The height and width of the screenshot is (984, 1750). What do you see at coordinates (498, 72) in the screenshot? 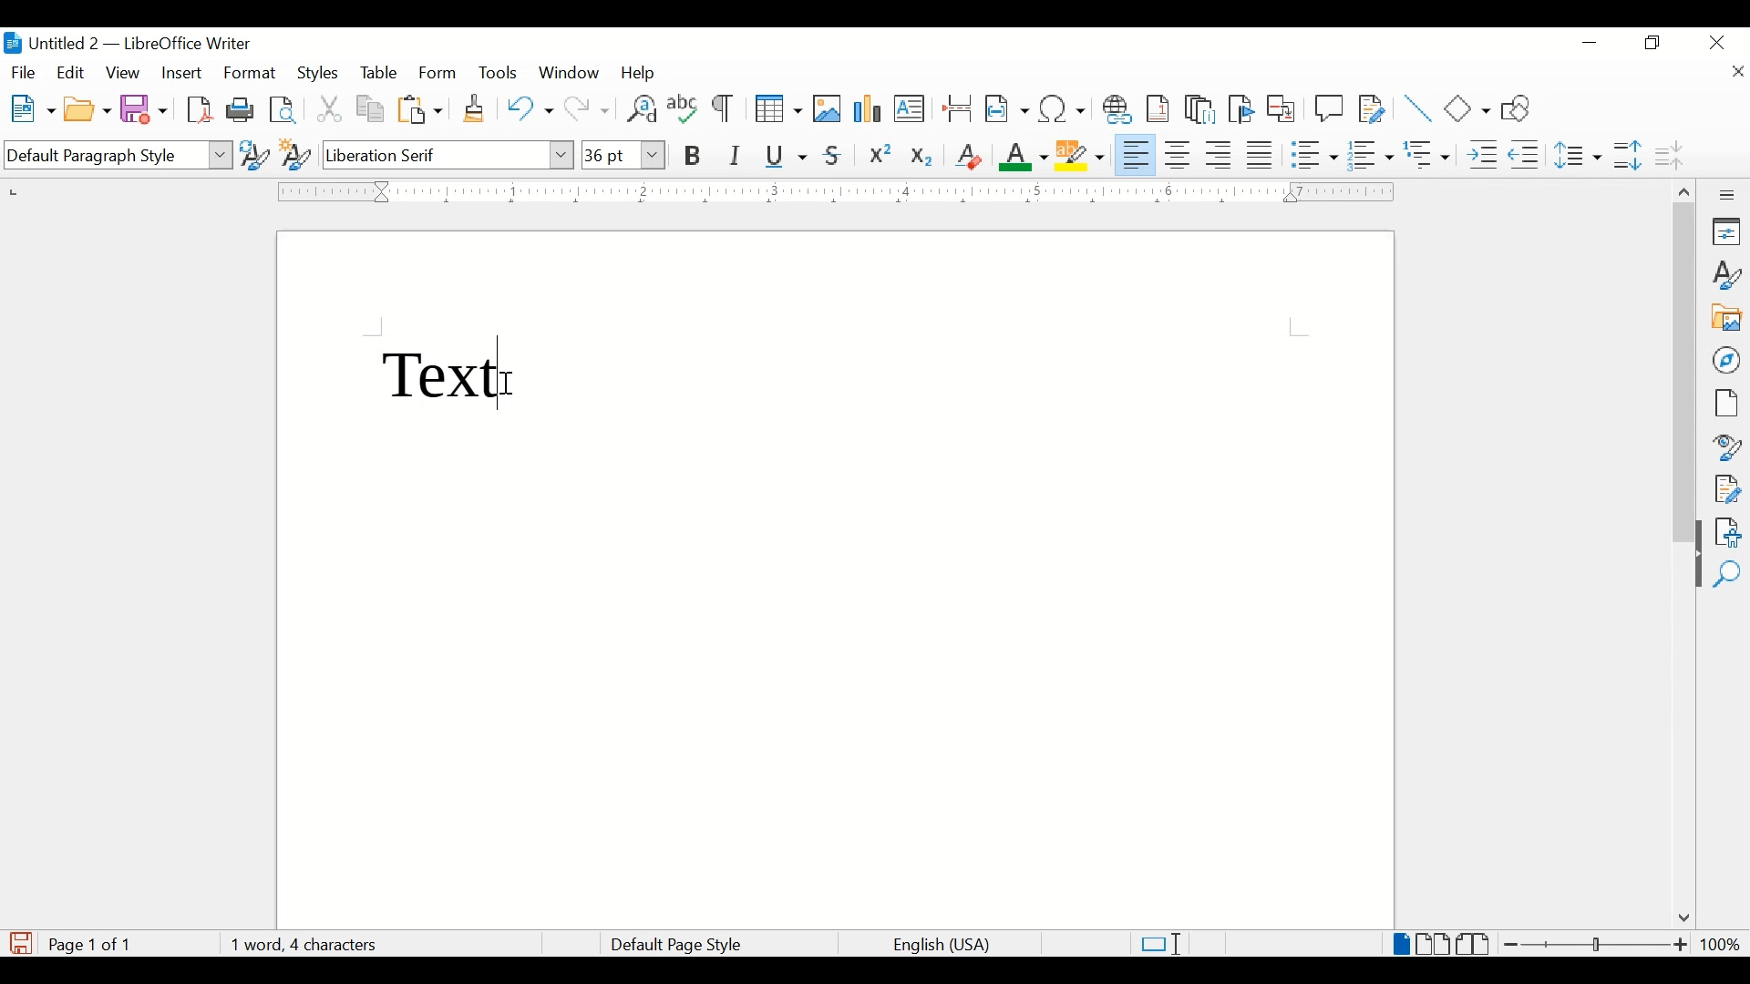
I see `tools` at bounding box center [498, 72].